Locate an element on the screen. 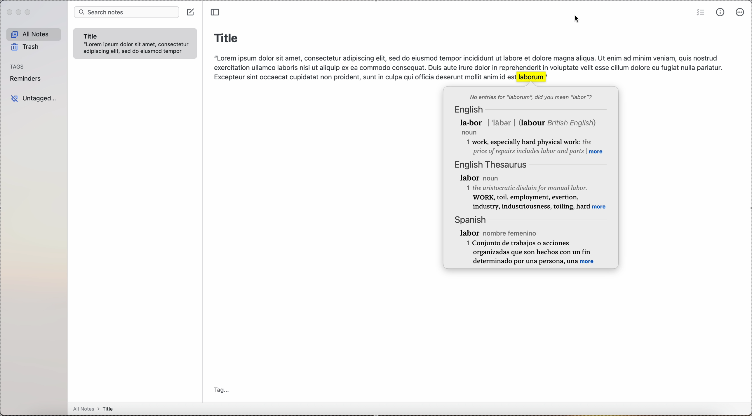 The width and height of the screenshot is (752, 416). note is located at coordinates (136, 43).